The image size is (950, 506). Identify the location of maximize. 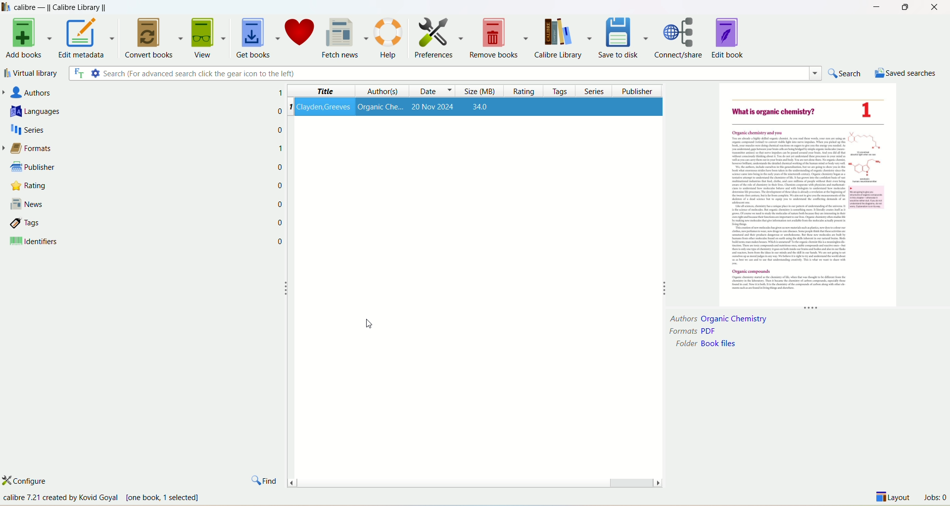
(904, 7).